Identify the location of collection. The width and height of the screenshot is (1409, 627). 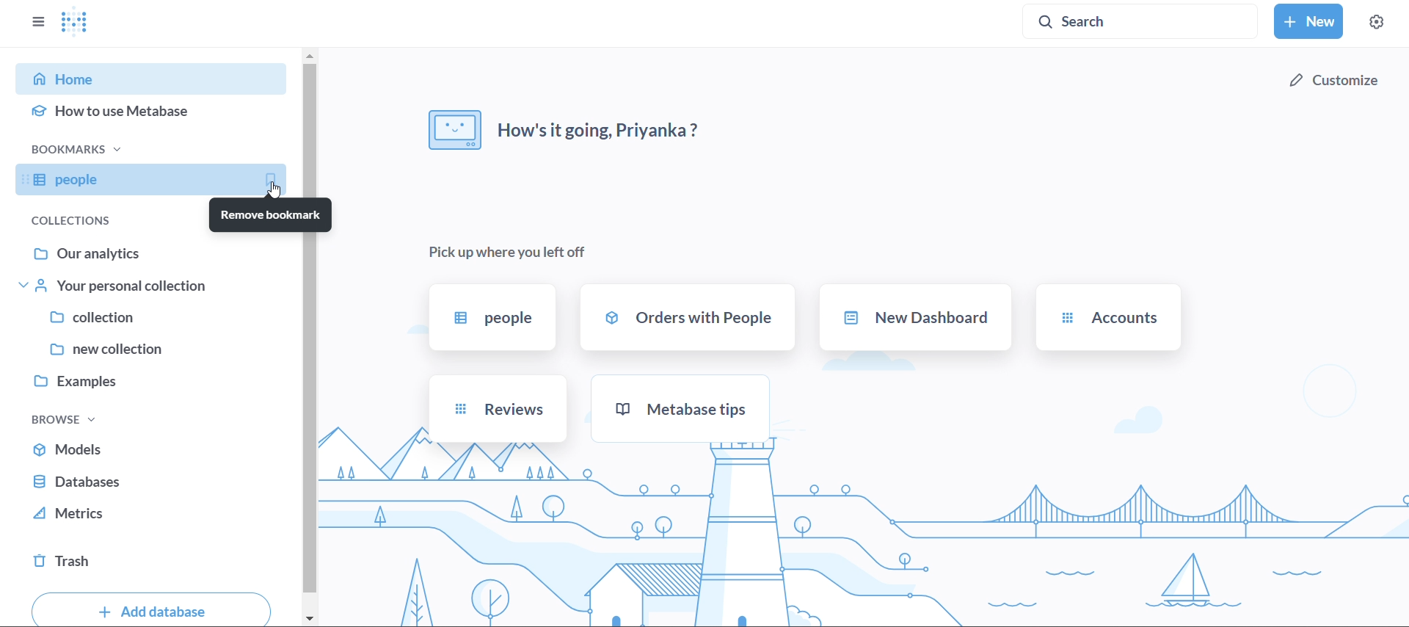
(150, 320).